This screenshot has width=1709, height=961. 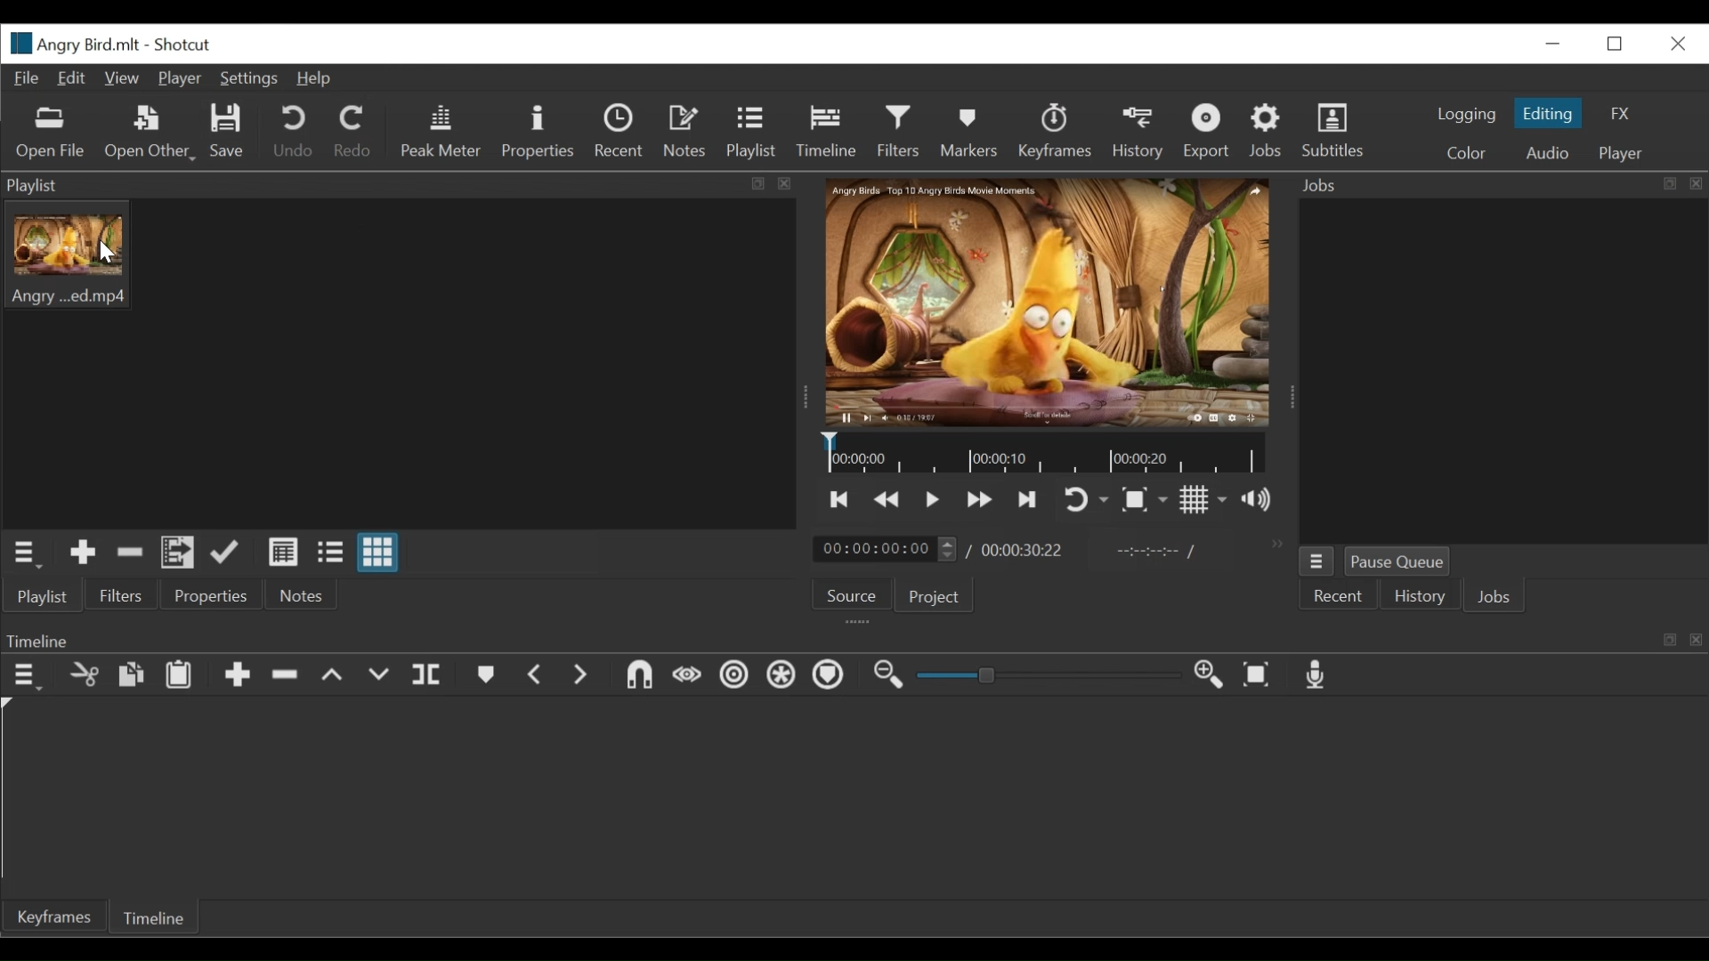 What do you see at coordinates (1209, 131) in the screenshot?
I see `Export` at bounding box center [1209, 131].